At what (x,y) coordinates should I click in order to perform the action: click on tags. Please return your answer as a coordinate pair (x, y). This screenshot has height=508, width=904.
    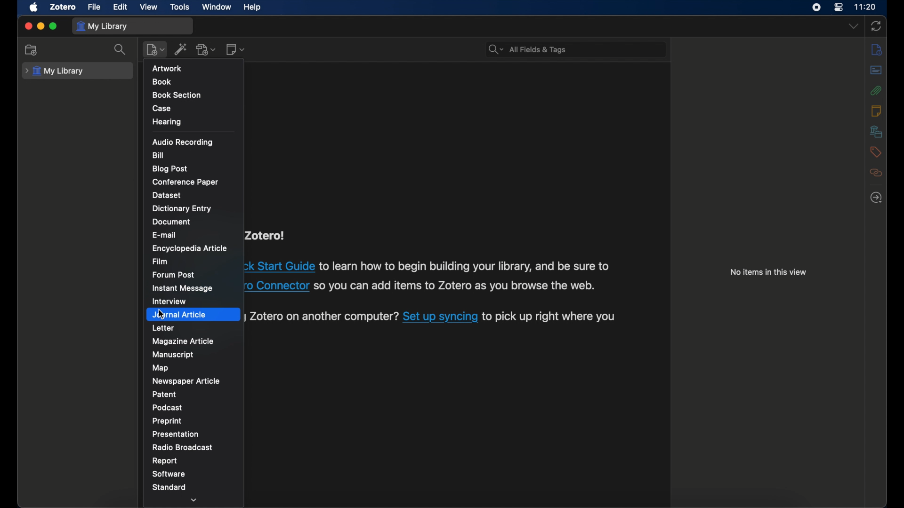
    Looking at the image, I should click on (875, 151).